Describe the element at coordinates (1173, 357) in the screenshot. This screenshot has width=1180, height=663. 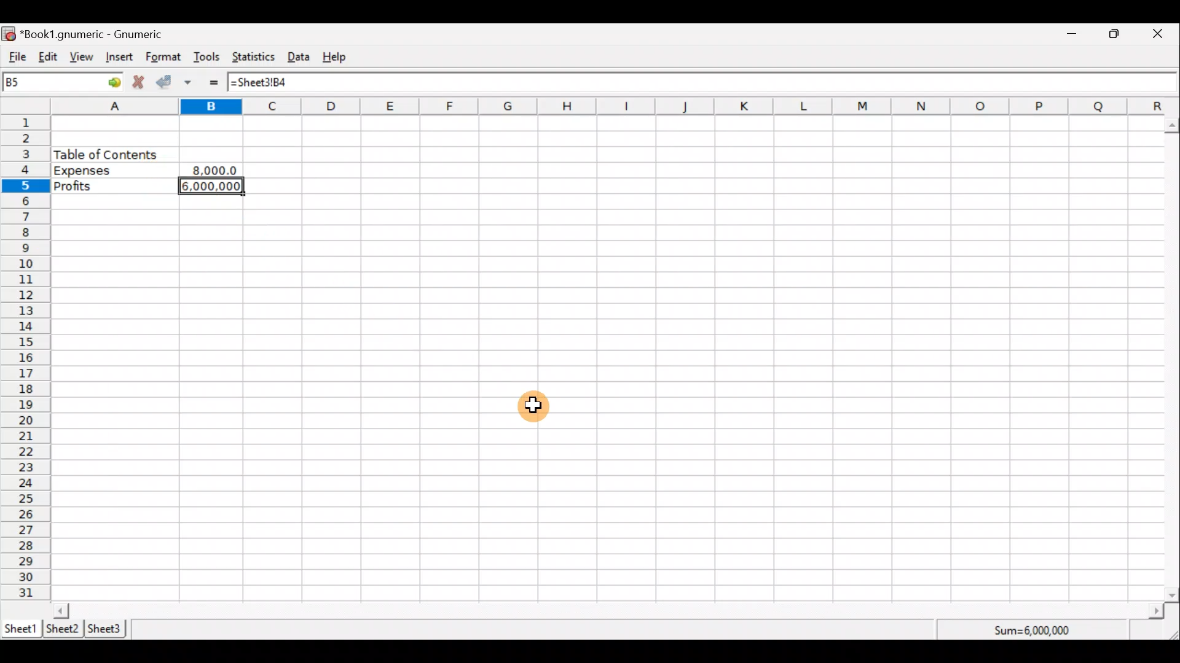
I see `Scroll bar` at that location.